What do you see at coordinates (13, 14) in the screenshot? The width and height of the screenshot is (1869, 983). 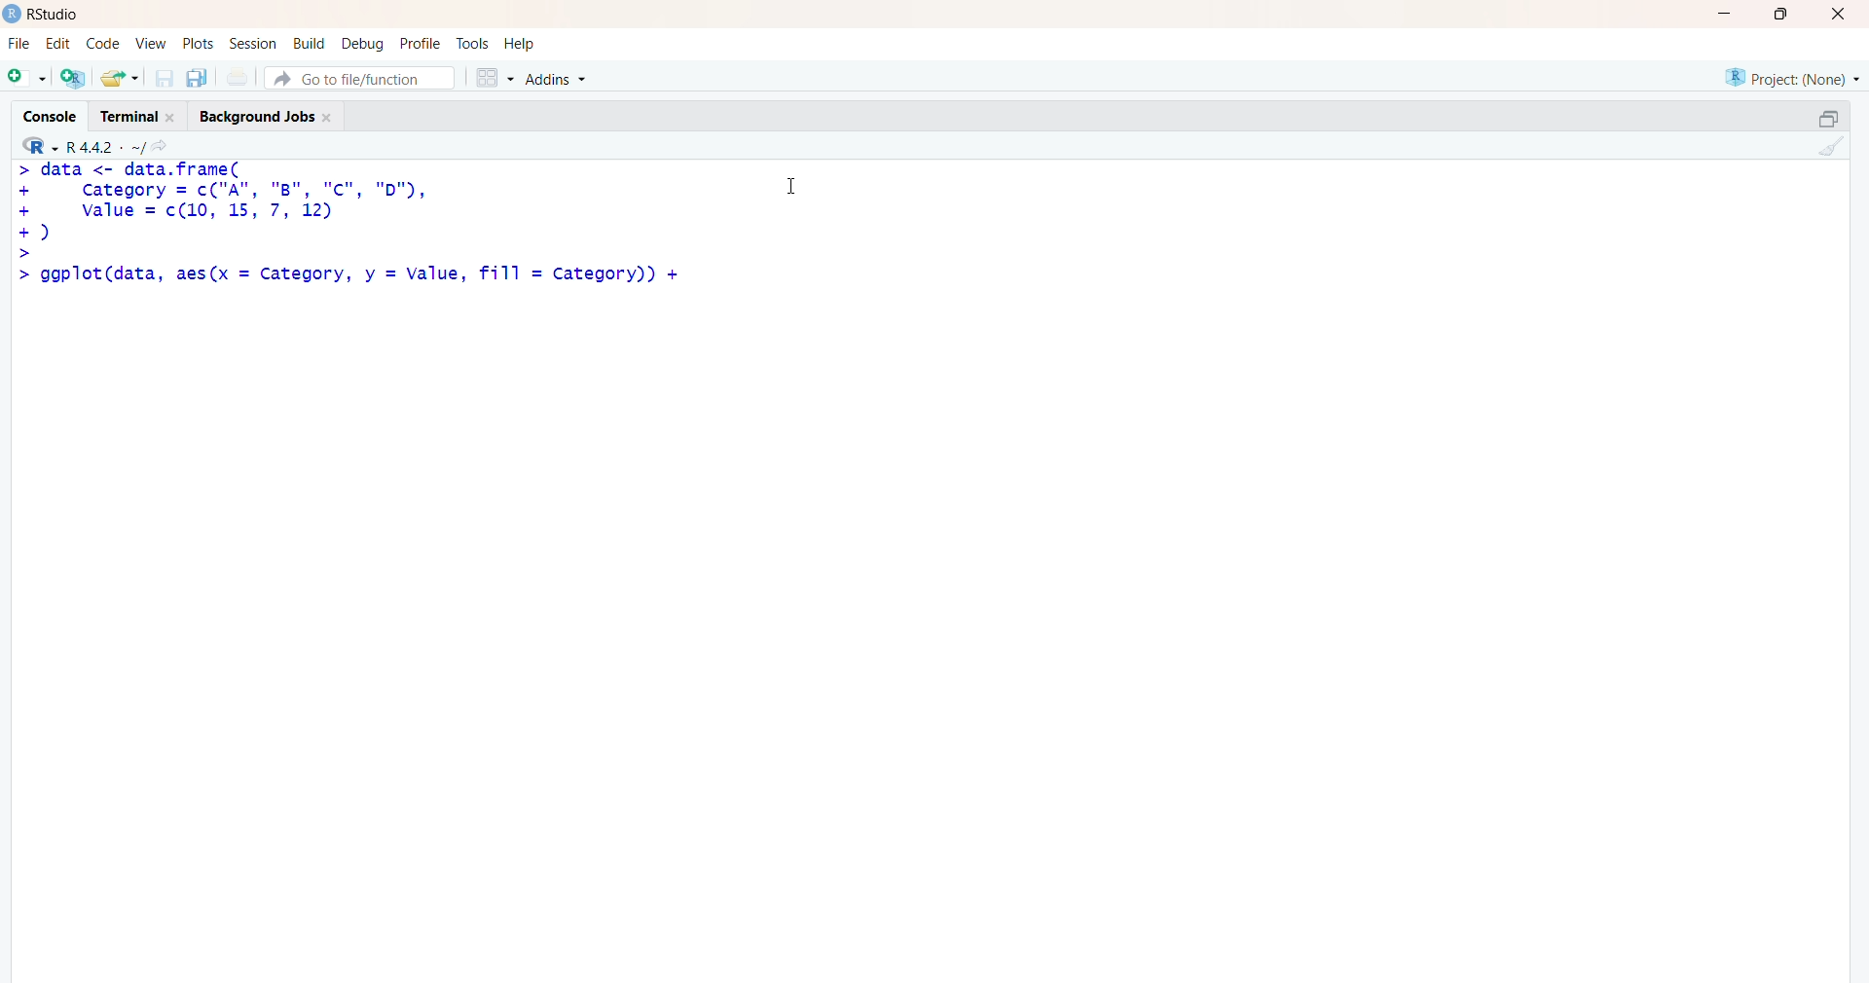 I see `logo` at bounding box center [13, 14].